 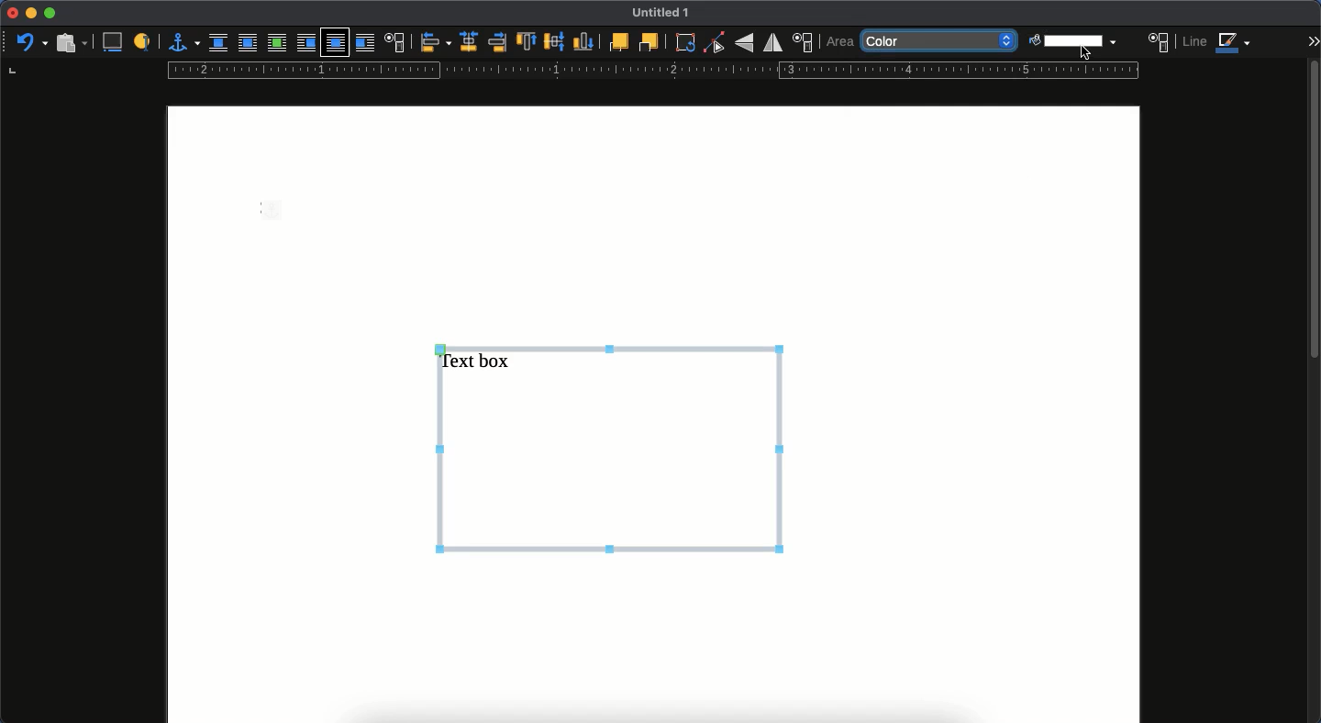 I want to click on right, so click(x=496, y=43).